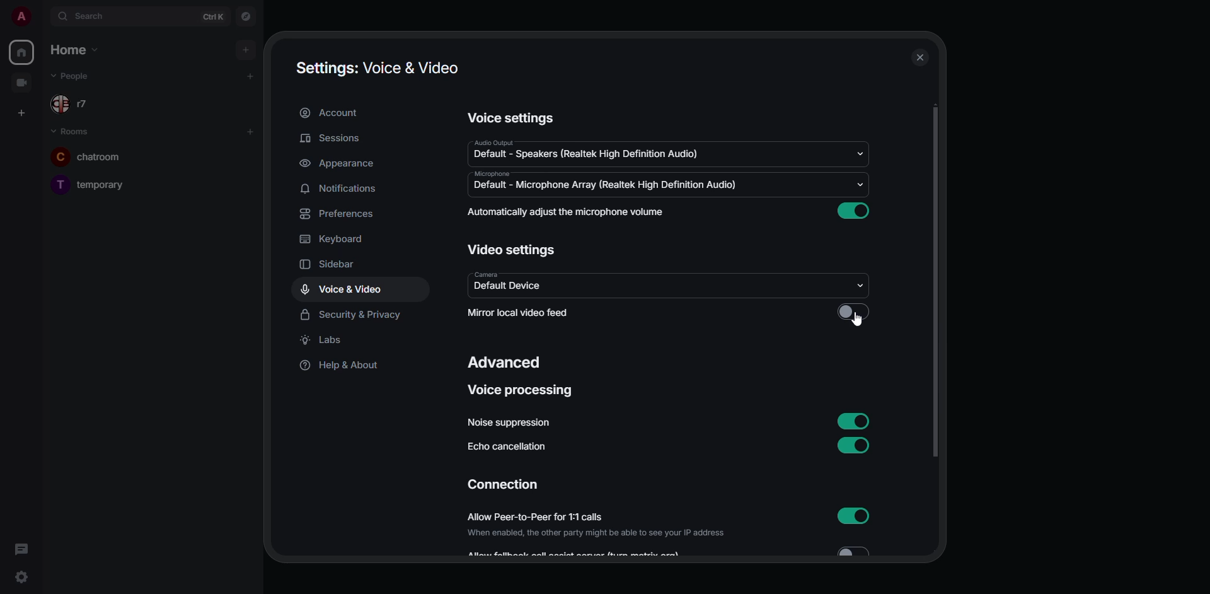  Describe the element at coordinates (507, 485) in the screenshot. I see `connection` at that location.